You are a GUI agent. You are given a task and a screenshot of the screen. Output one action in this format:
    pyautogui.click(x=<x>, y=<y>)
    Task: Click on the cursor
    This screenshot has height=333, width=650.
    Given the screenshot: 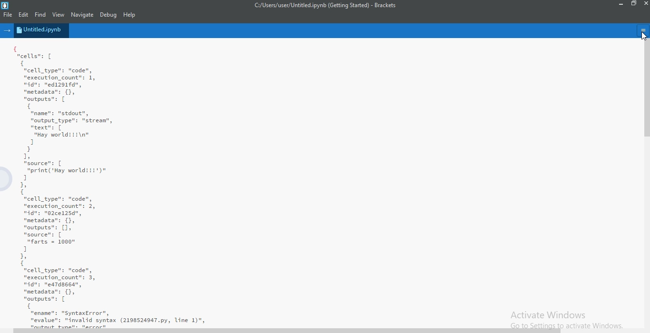 What is the action you would take?
    pyautogui.click(x=643, y=37)
    